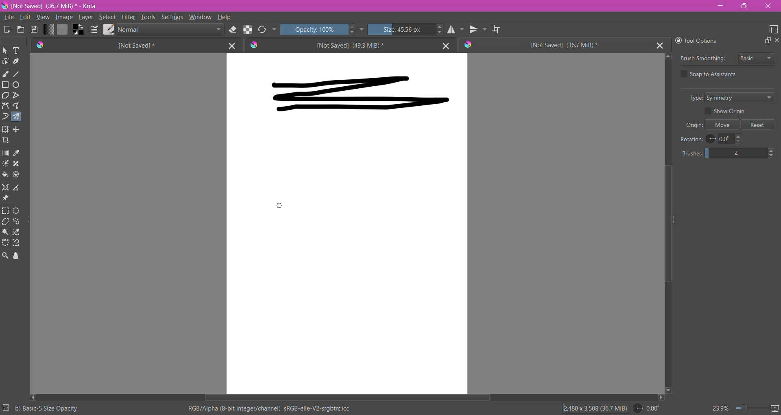 This screenshot has width=781, height=415. What do you see at coordinates (17, 187) in the screenshot?
I see `Measure the distance between the two points` at bounding box center [17, 187].